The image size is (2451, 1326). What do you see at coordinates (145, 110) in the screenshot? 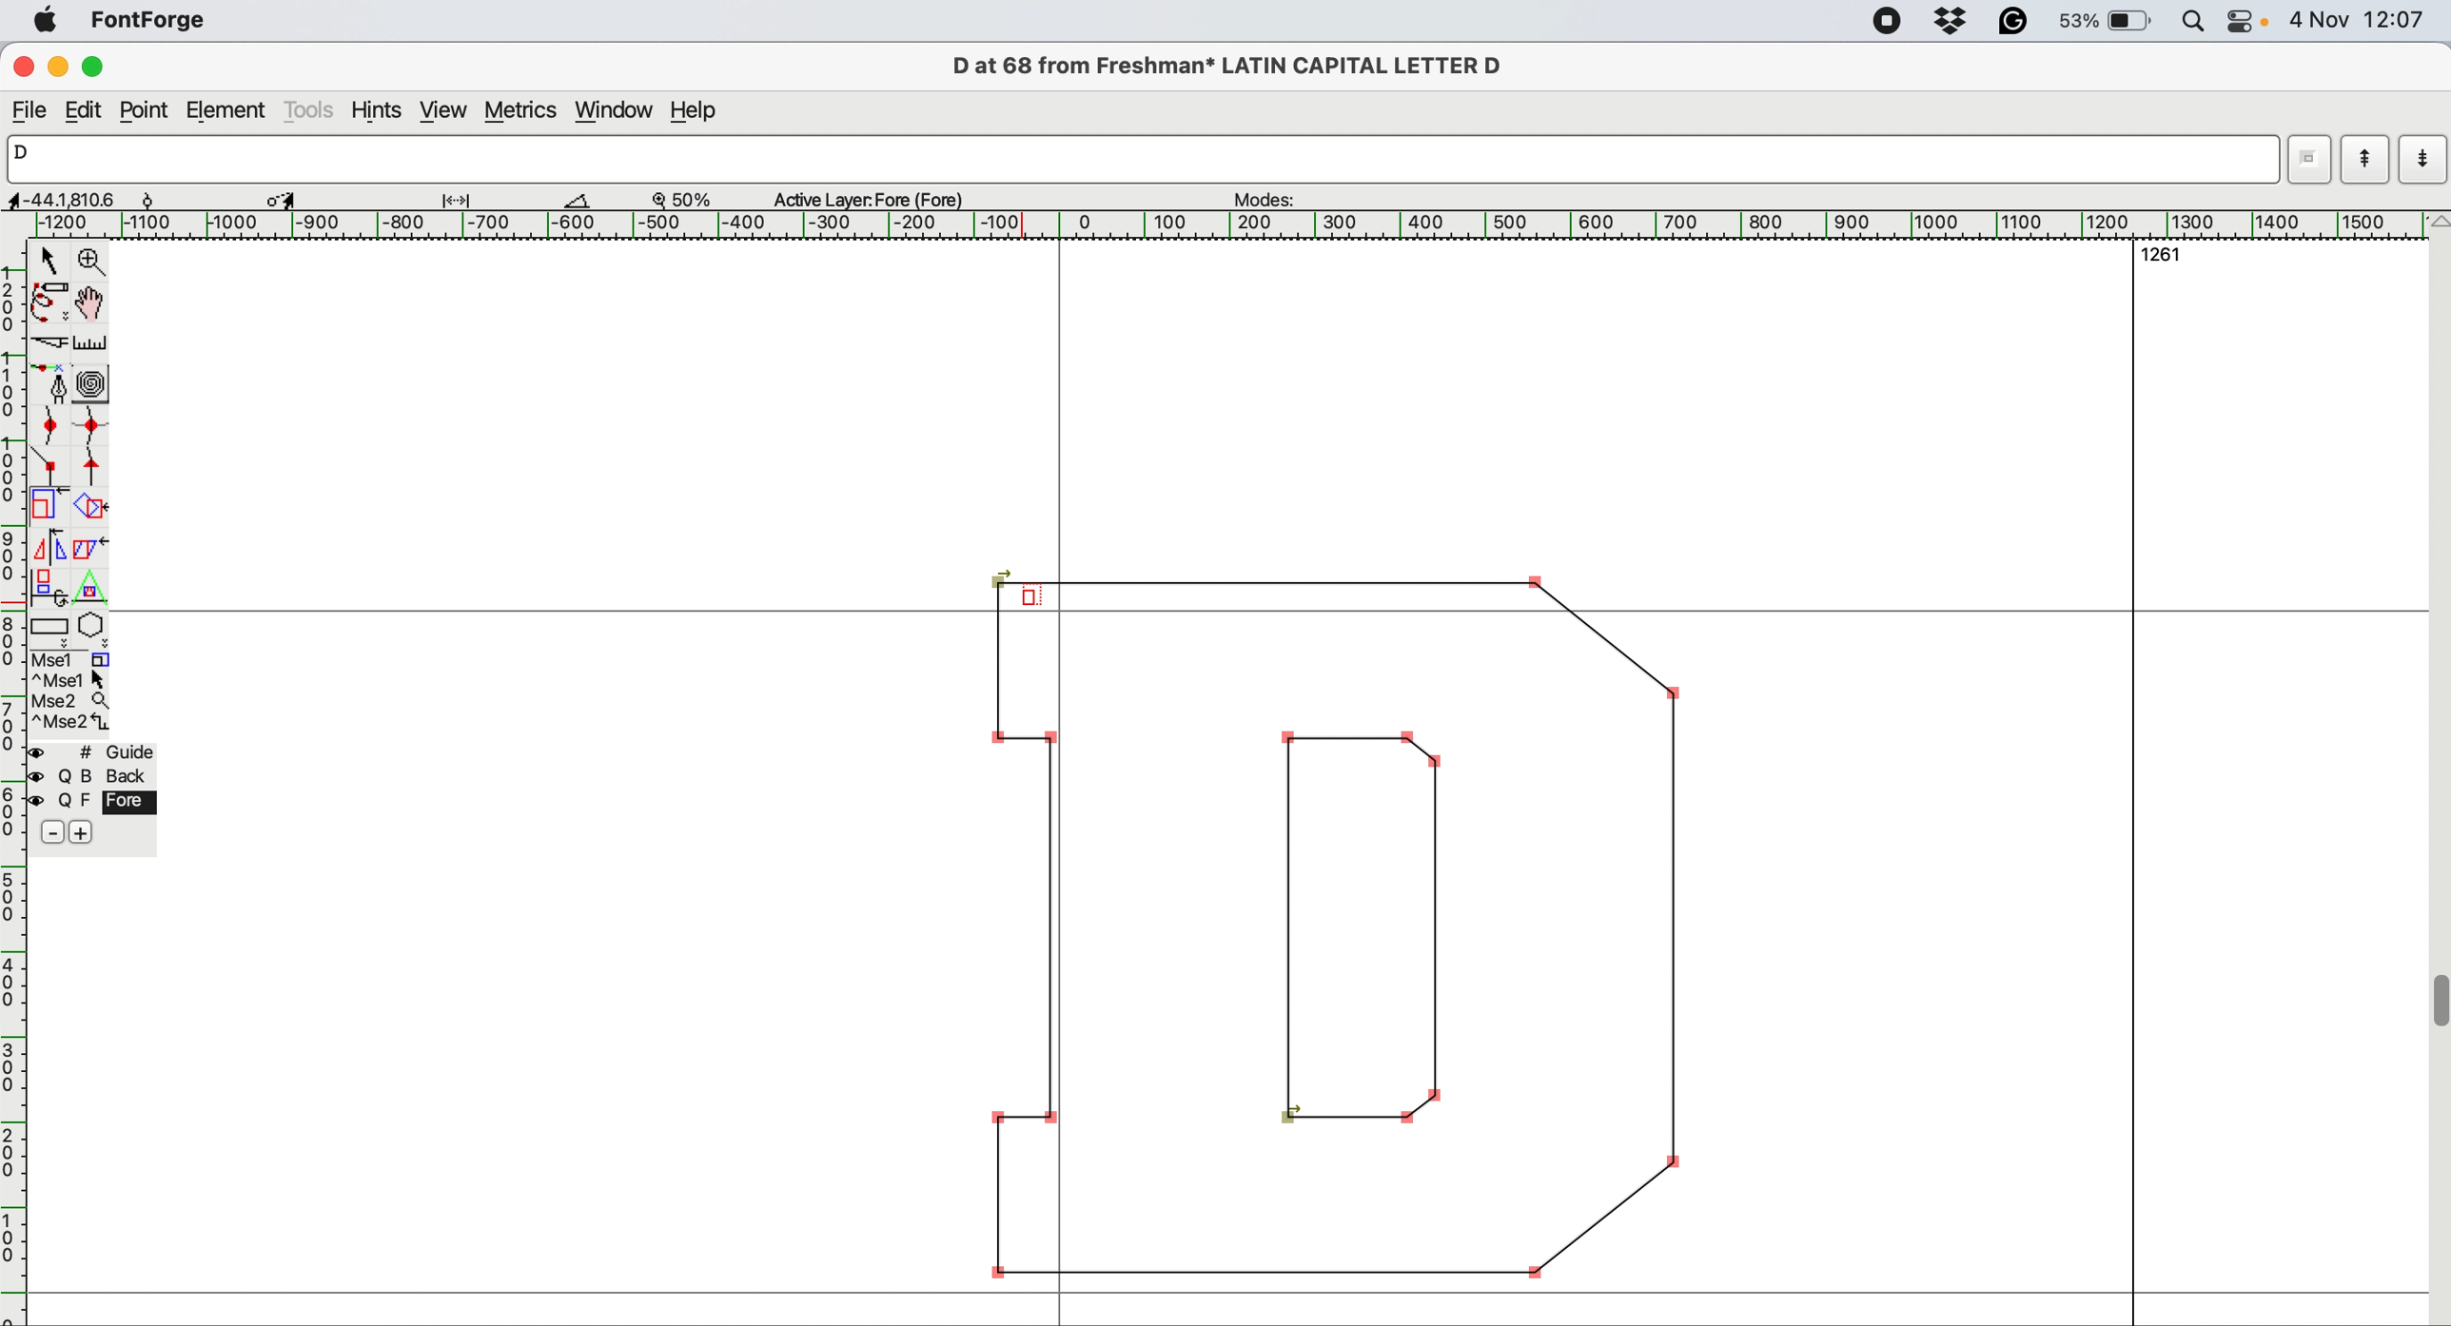
I see `point` at bounding box center [145, 110].